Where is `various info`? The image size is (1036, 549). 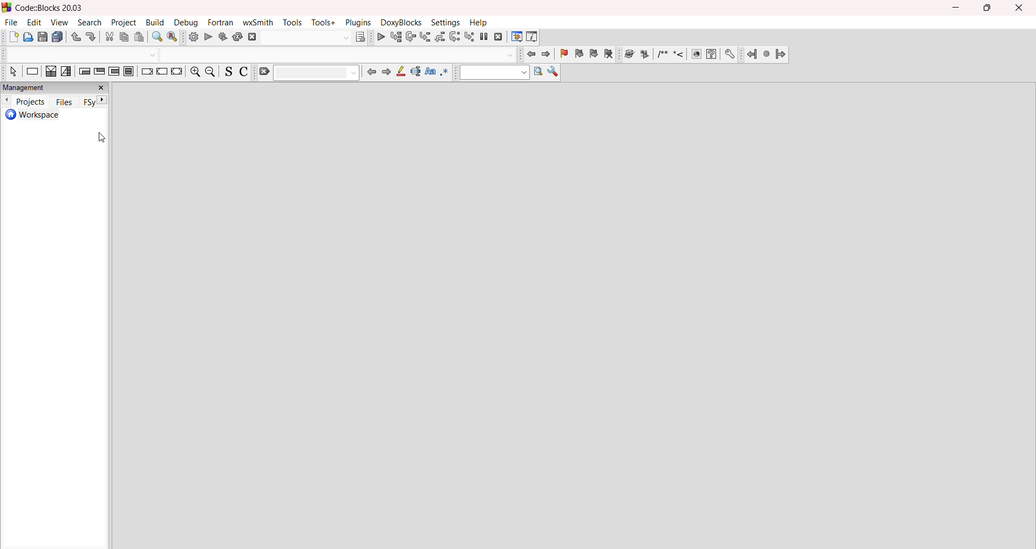
various info is located at coordinates (531, 37).